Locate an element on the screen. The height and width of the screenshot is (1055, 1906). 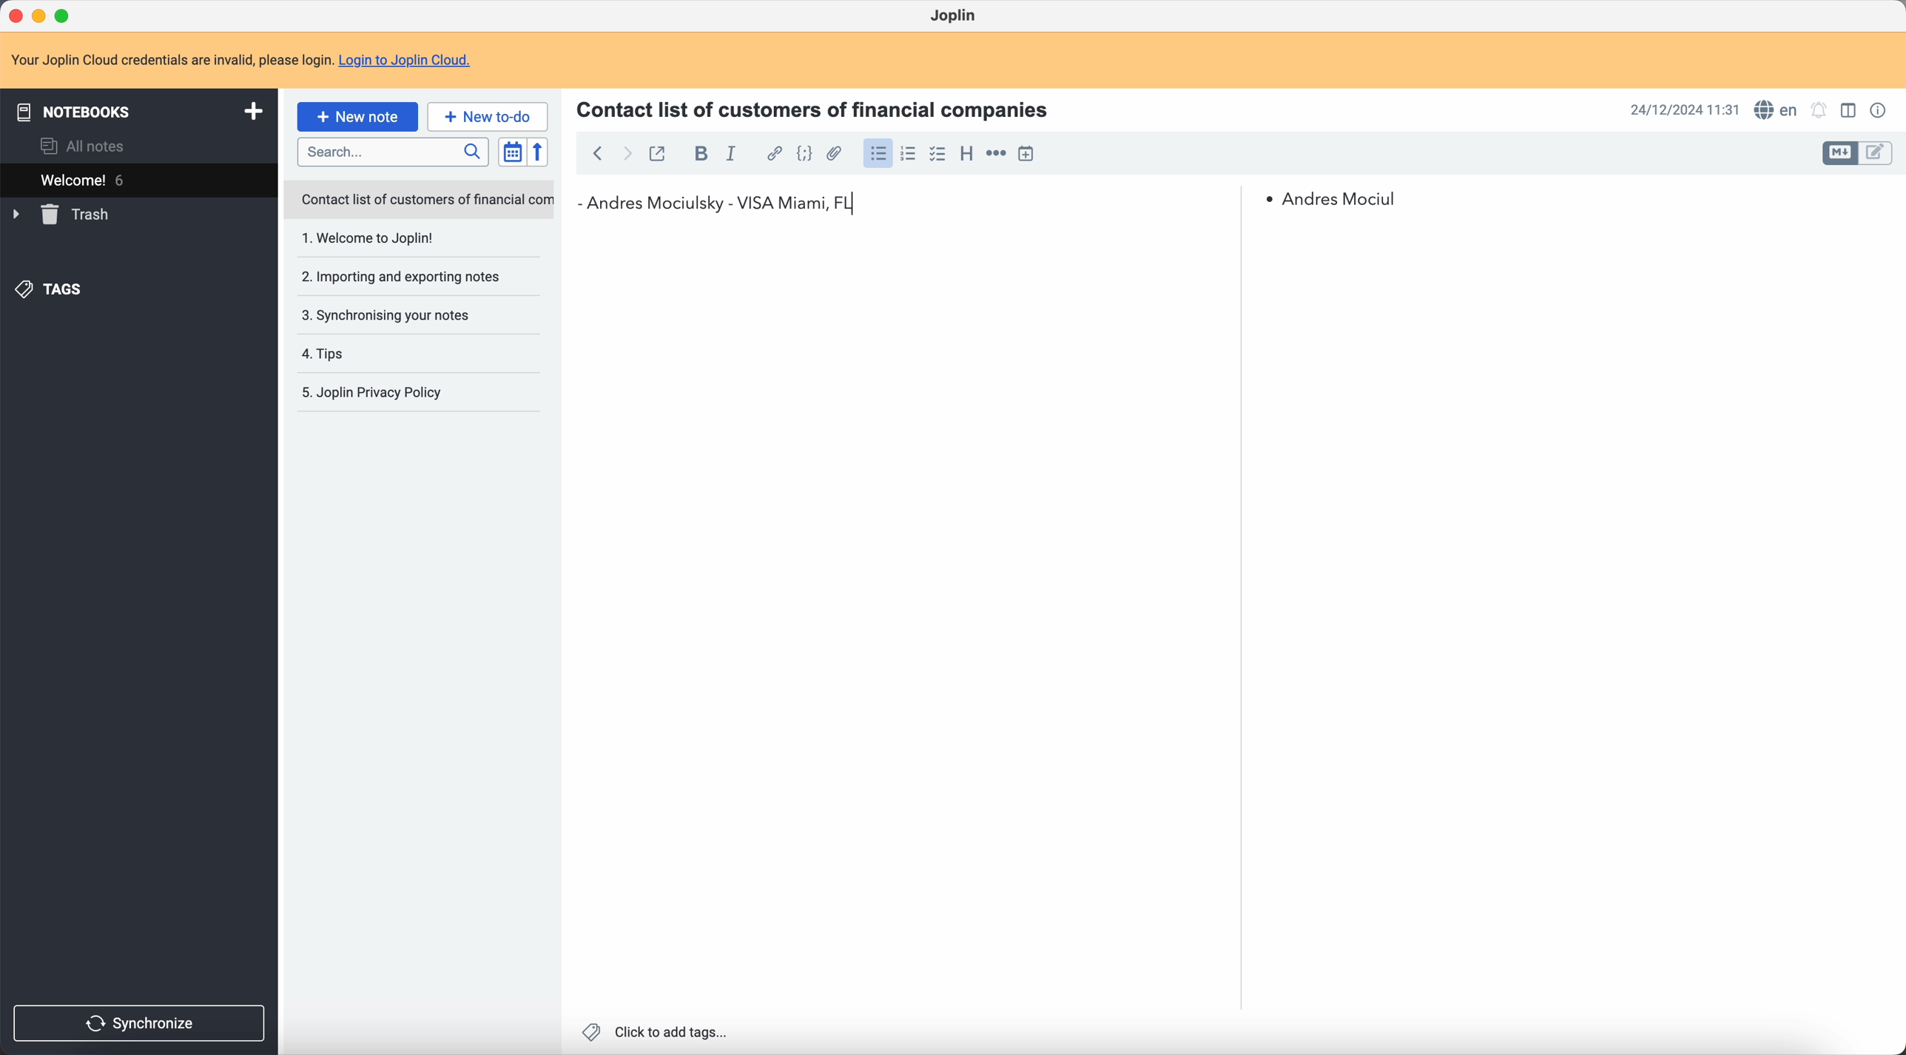
scroll bar is located at coordinates (1894, 331).